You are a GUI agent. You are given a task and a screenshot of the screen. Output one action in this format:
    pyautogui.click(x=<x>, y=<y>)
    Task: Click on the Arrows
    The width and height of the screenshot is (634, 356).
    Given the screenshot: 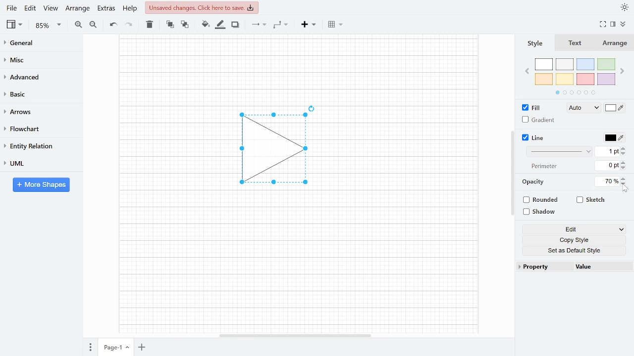 What is the action you would take?
    pyautogui.click(x=37, y=111)
    